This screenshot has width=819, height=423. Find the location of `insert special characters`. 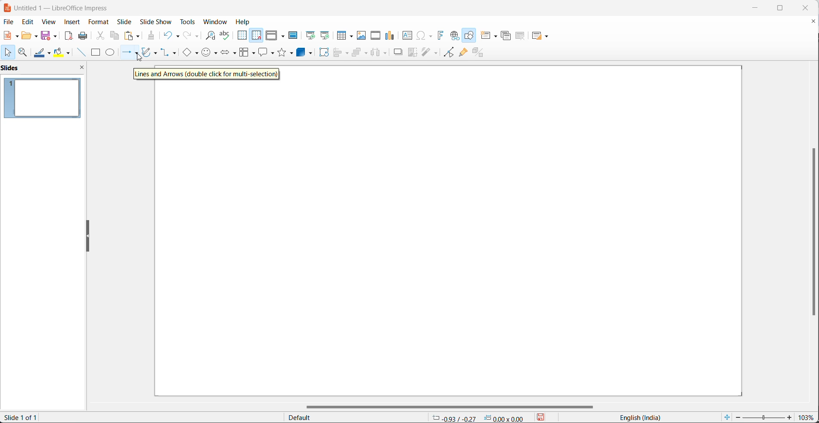

insert special characters is located at coordinates (424, 35).